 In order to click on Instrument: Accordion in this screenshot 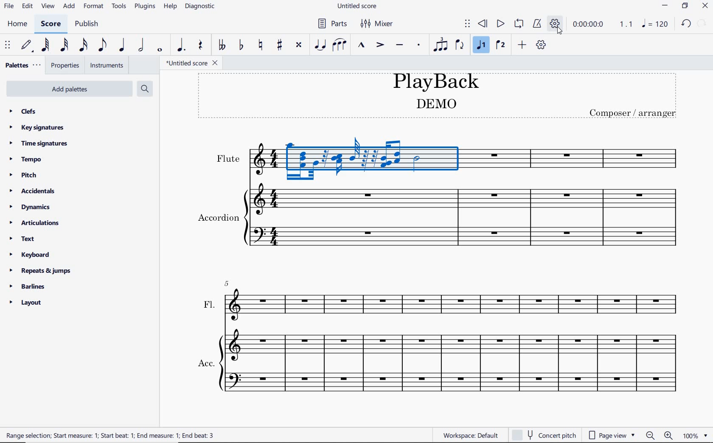, I will do `click(439, 219)`.